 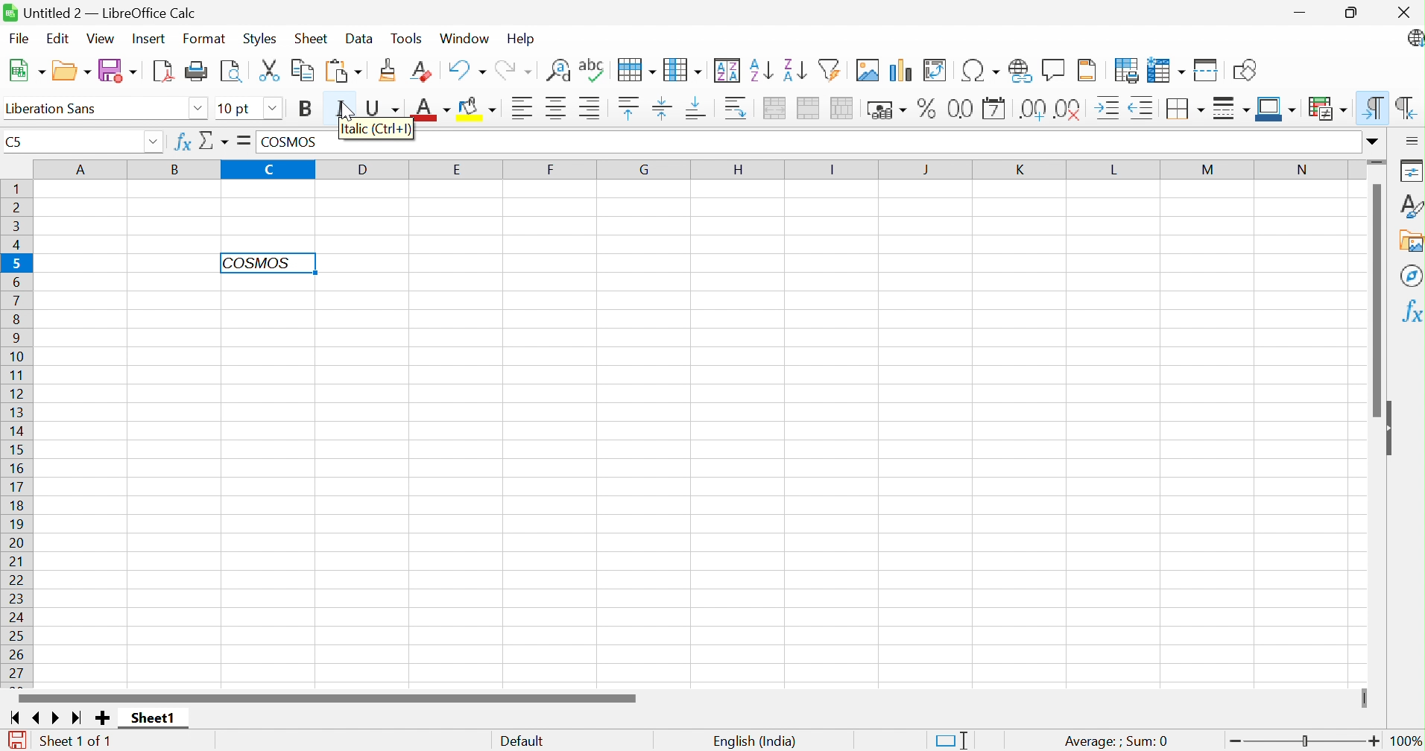 What do you see at coordinates (104, 720) in the screenshot?
I see `Add new slide` at bounding box center [104, 720].